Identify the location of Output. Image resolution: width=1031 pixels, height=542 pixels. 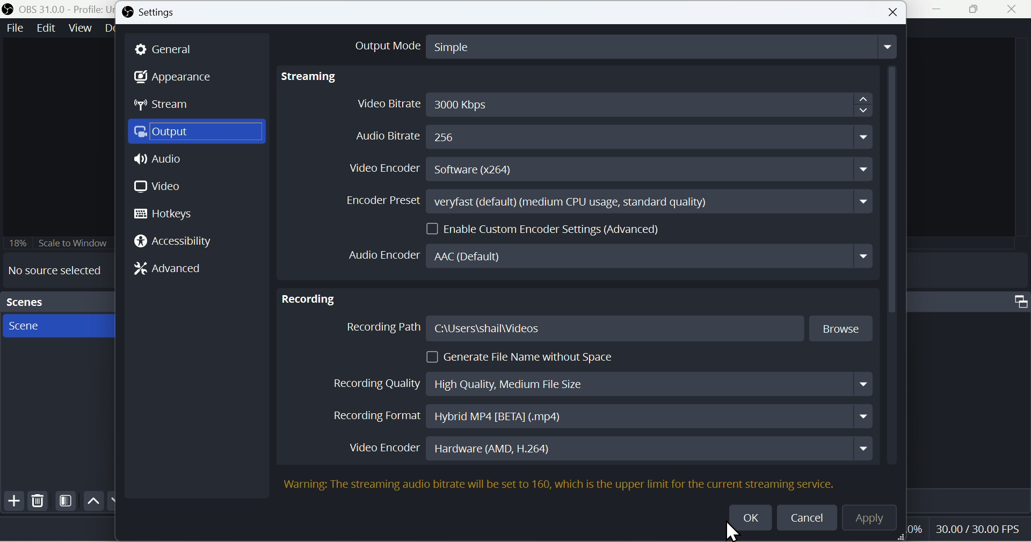
(200, 134).